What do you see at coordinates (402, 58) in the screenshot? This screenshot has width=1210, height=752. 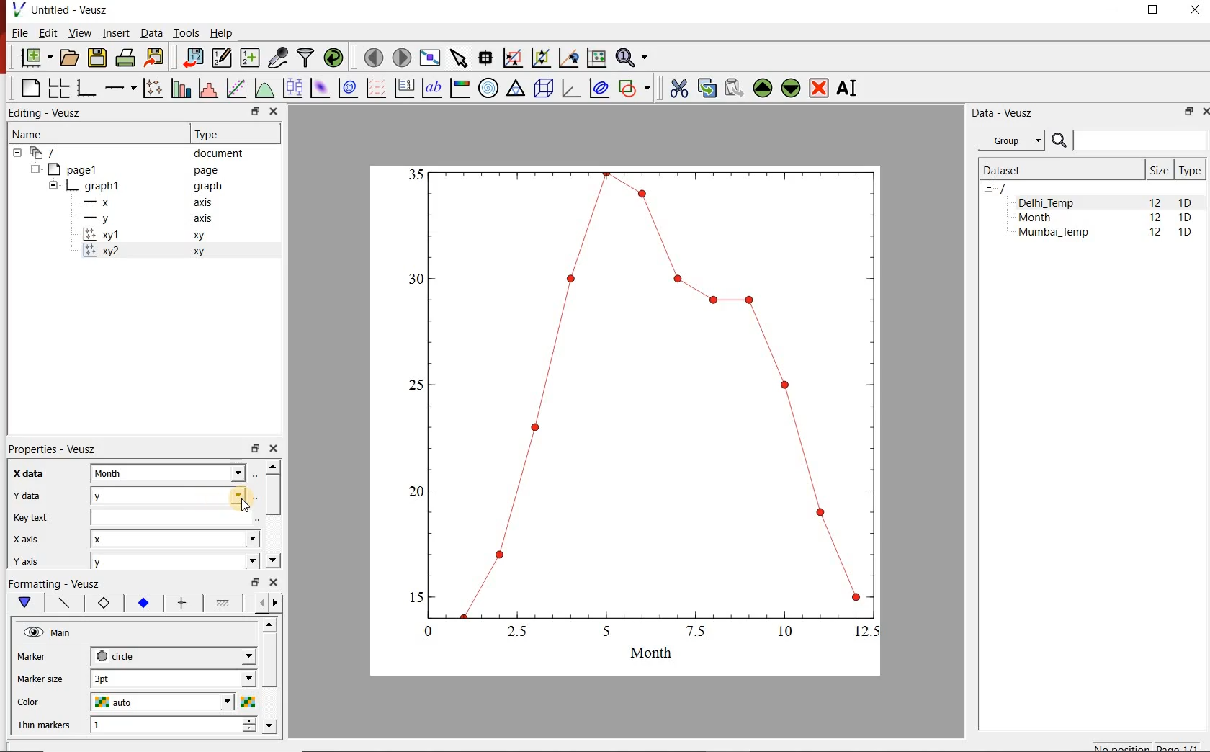 I see `move to the next page` at bounding box center [402, 58].